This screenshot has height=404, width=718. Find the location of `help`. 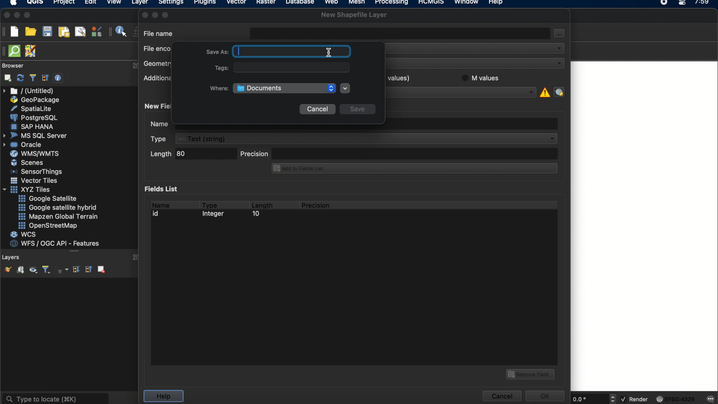

help is located at coordinates (163, 396).